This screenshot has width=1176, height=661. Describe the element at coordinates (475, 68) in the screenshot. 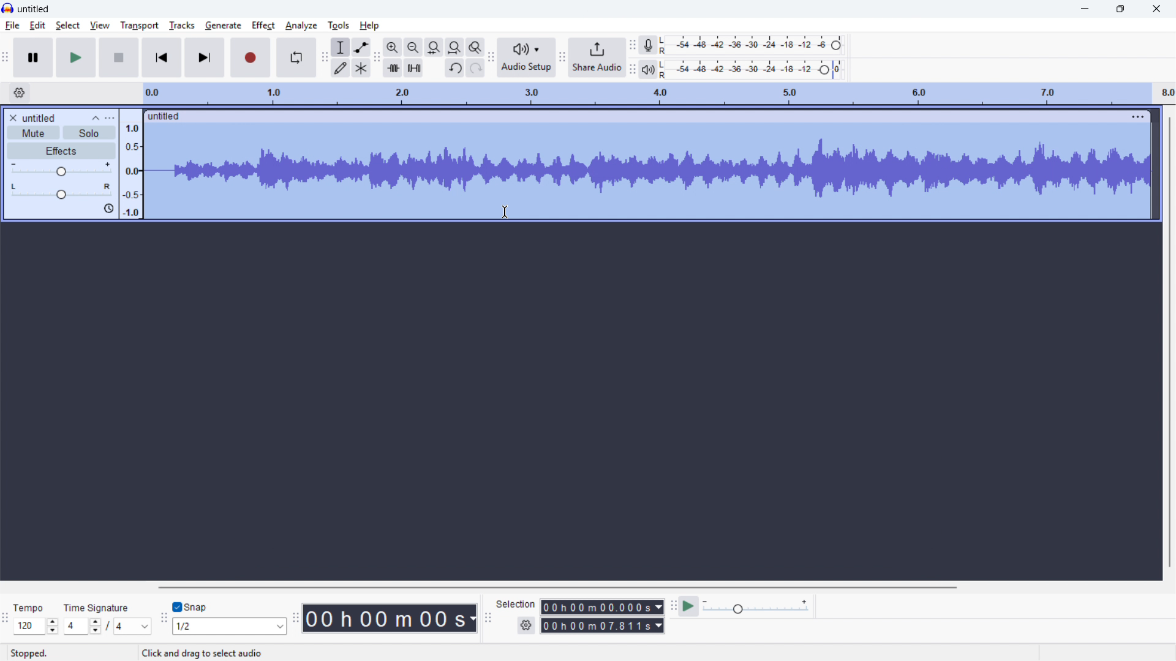

I see `Re-do ` at that location.